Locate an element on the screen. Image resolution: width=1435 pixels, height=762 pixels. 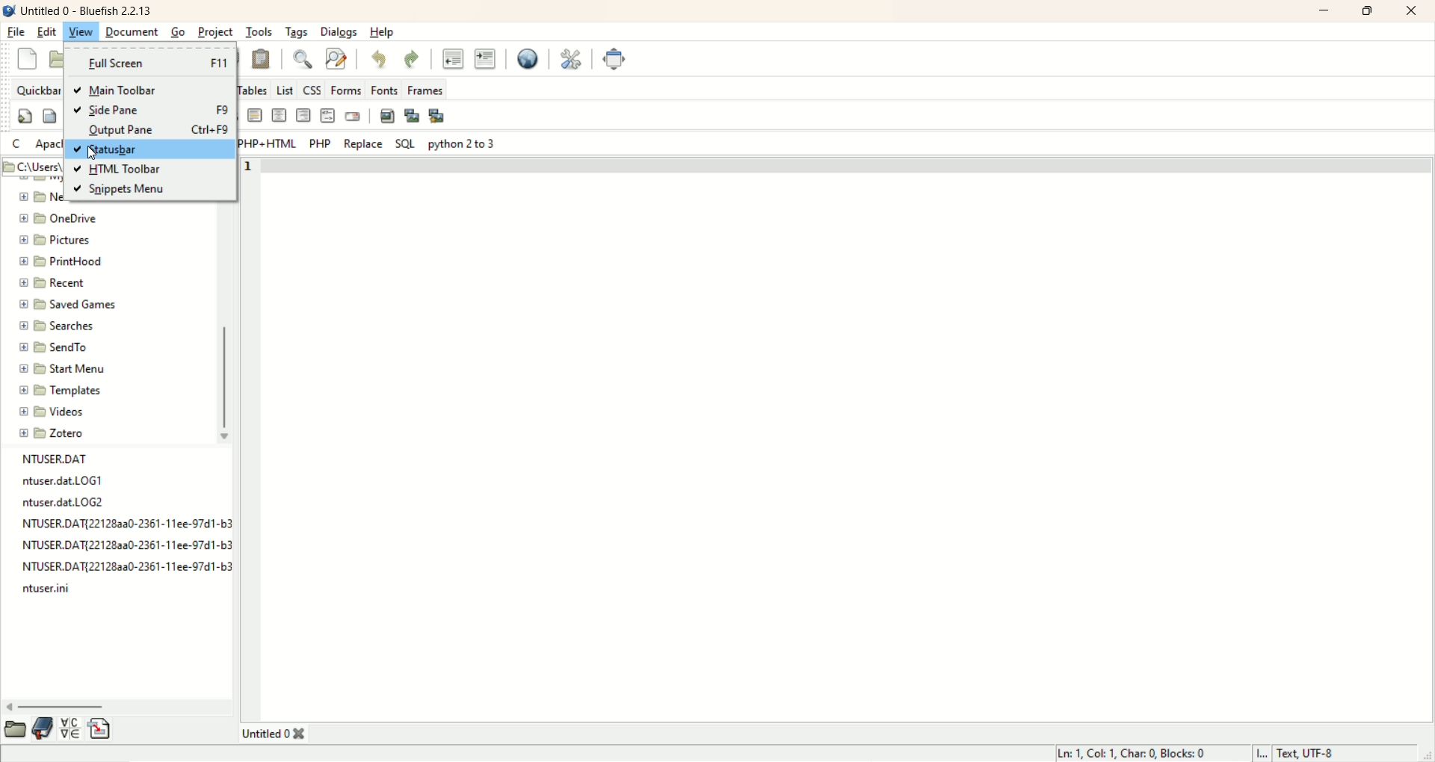
show find bar is located at coordinates (303, 59).